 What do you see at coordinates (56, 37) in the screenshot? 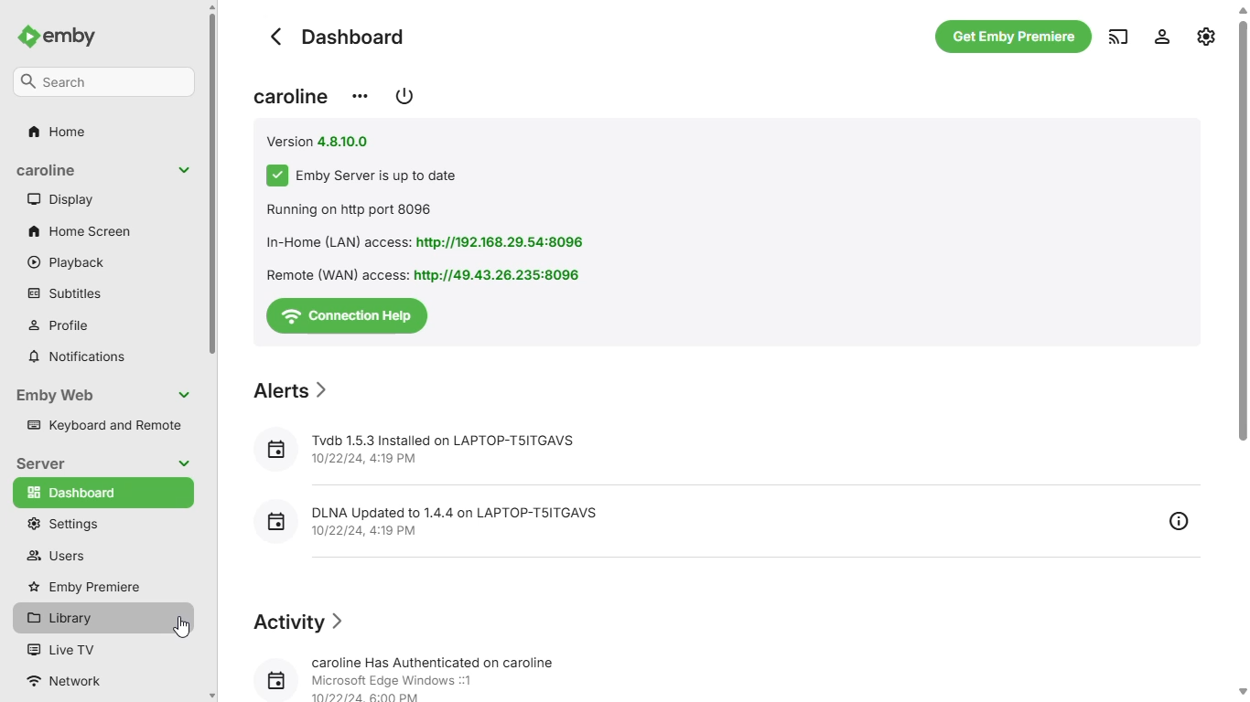
I see `emby` at bounding box center [56, 37].